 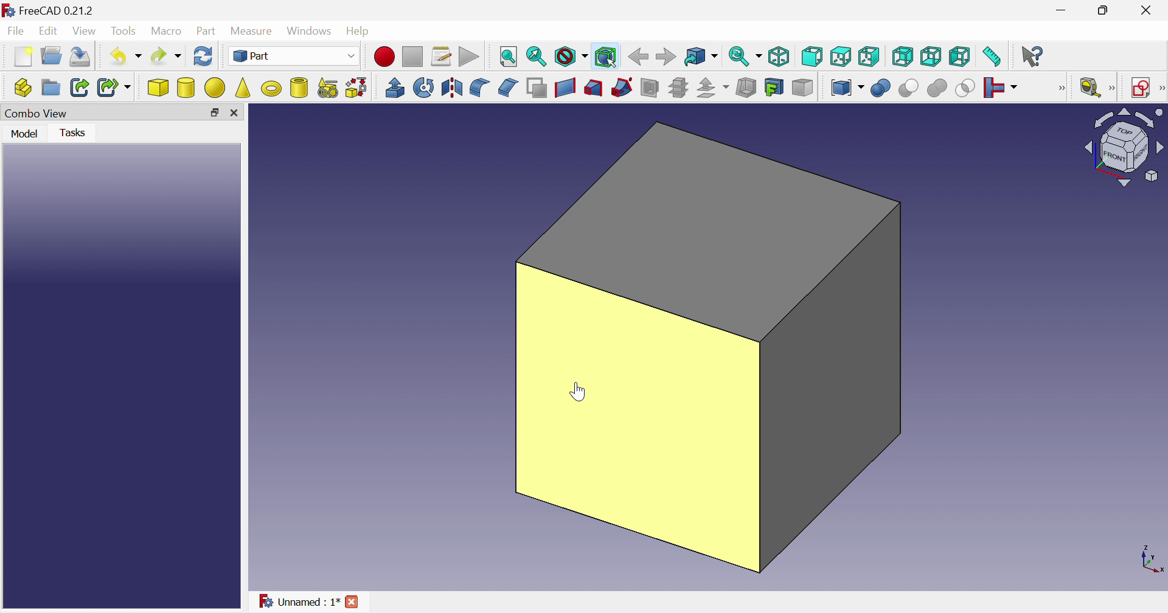 What do you see at coordinates (713, 88) in the screenshot?
I see `Offset:` at bounding box center [713, 88].